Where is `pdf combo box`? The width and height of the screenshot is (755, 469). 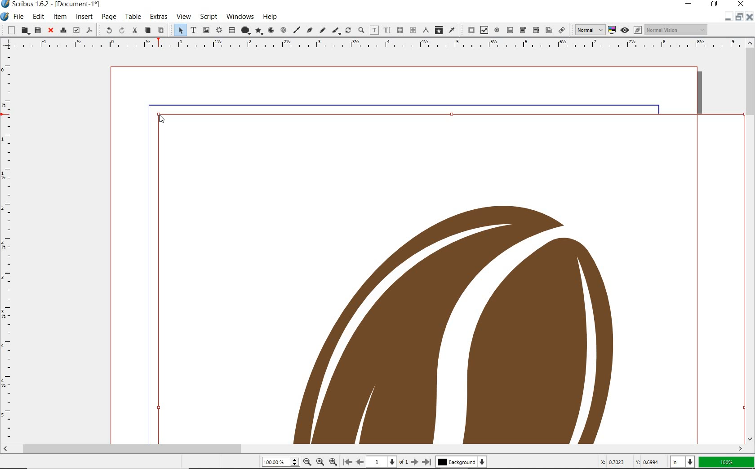
pdf combo box is located at coordinates (535, 30).